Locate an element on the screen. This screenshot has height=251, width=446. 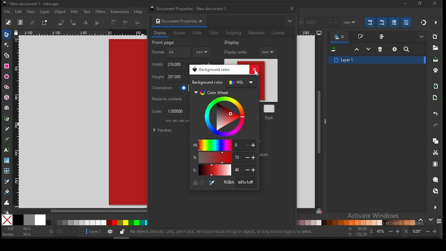
deselect is located at coordinates (31, 23).